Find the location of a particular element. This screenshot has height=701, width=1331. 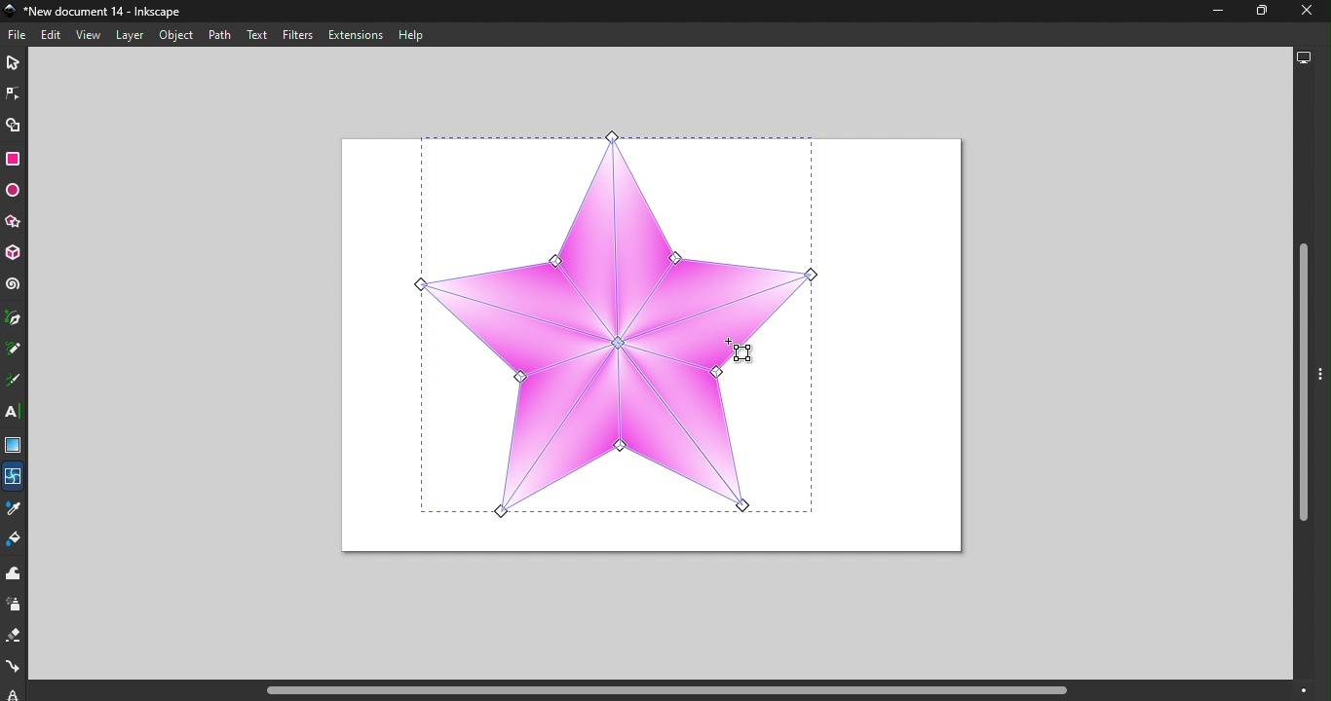

Cursor is located at coordinates (742, 350).